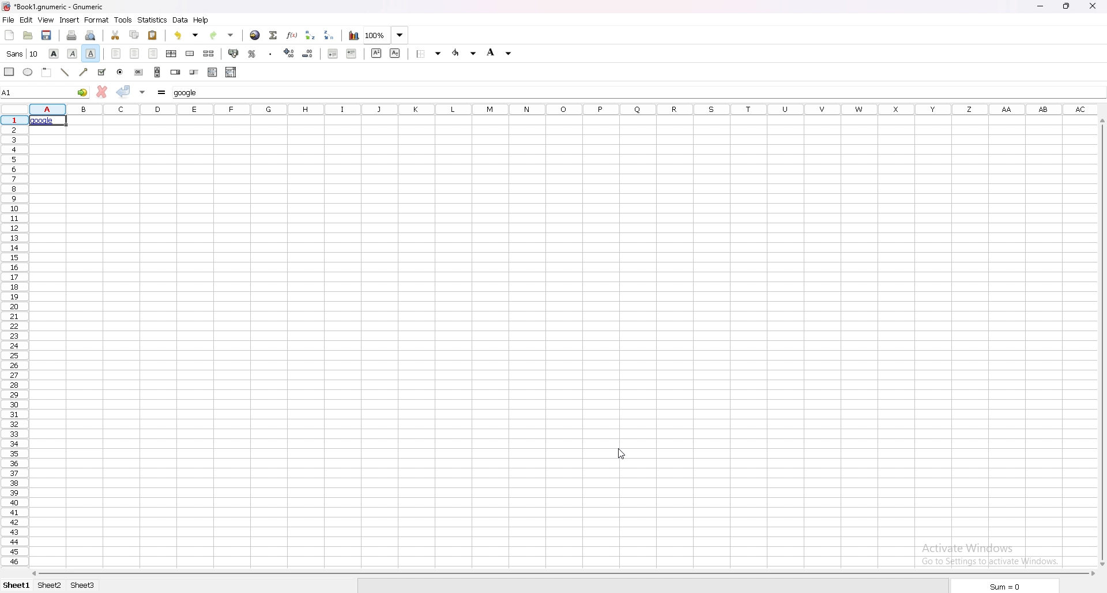 This screenshot has height=593, width=1107. What do you see at coordinates (1041, 6) in the screenshot?
I see `minimize` at bounding box center [1041, 6].